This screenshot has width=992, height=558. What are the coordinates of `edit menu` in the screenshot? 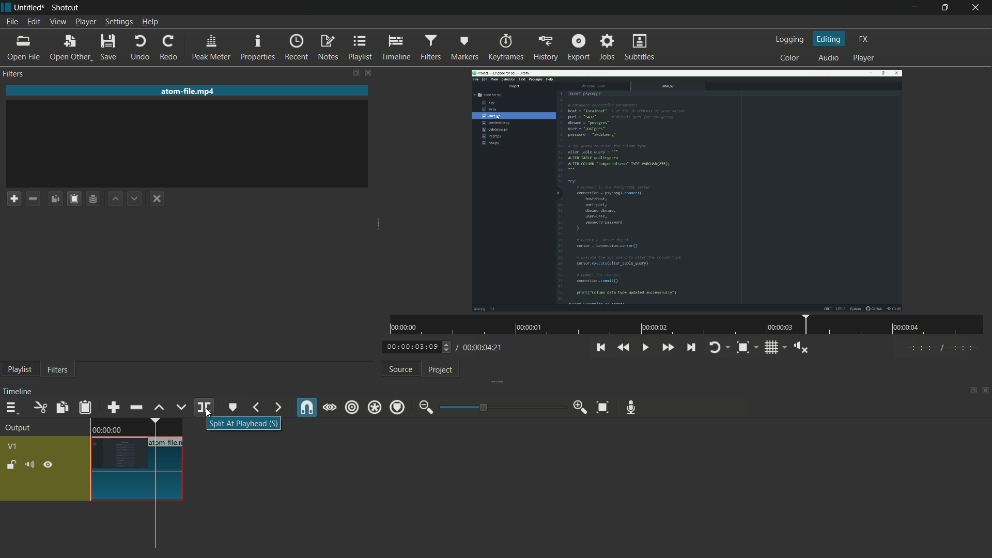 It's located at (34, 22).